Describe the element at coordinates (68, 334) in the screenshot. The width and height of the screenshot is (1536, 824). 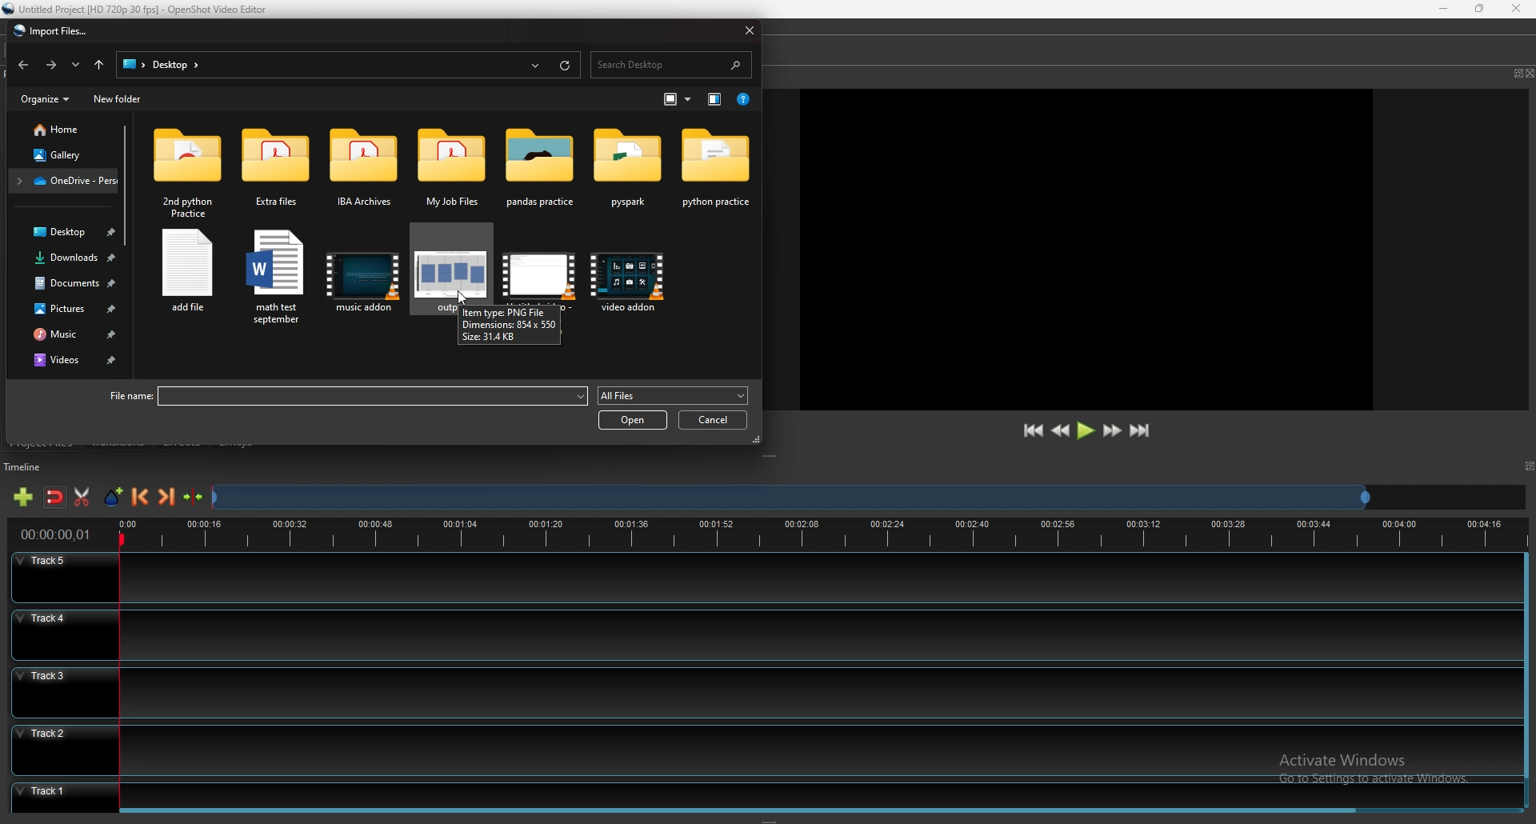
I see `music` at that location.